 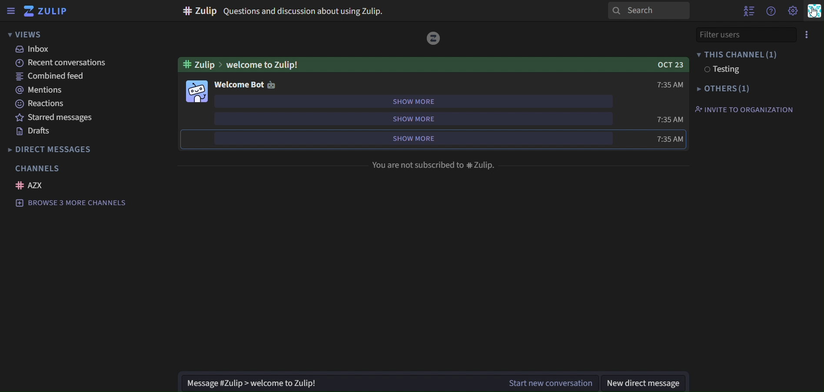 I want to click on #Zulip Questions and discusion about Zulip, so click(x=287, y=10).